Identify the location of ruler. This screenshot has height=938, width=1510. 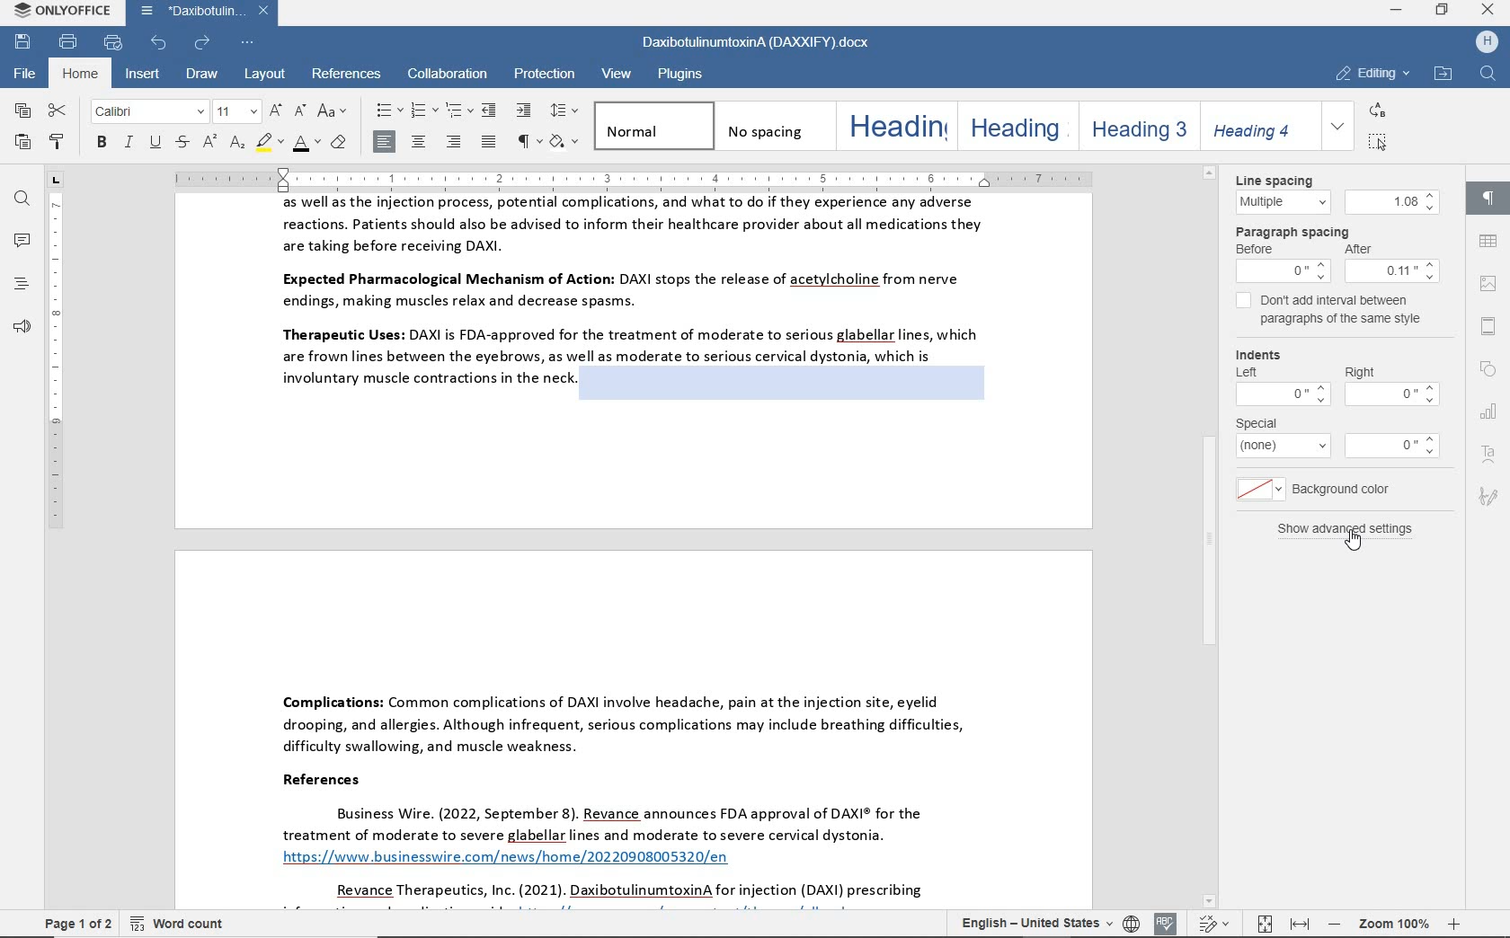
(693, 177).